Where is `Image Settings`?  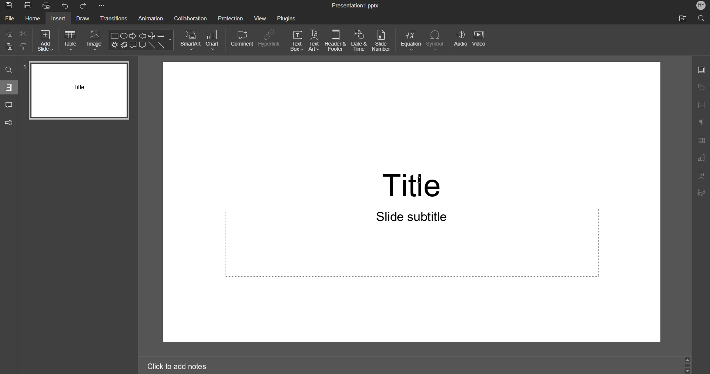
Image Settings is located at coordinates (700, 105).